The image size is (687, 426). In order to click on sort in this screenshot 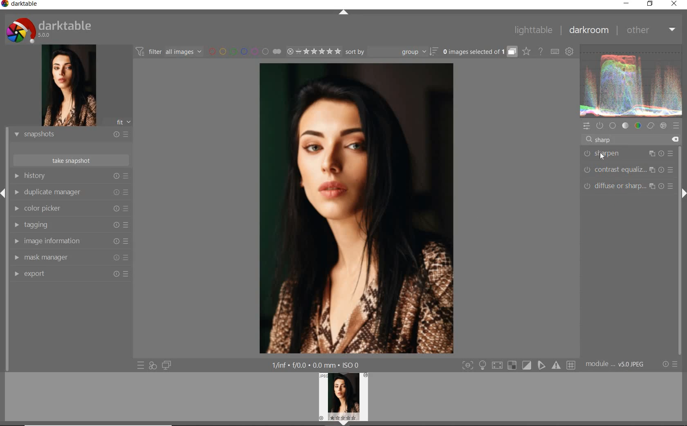, I will do `click(392, 51)`.